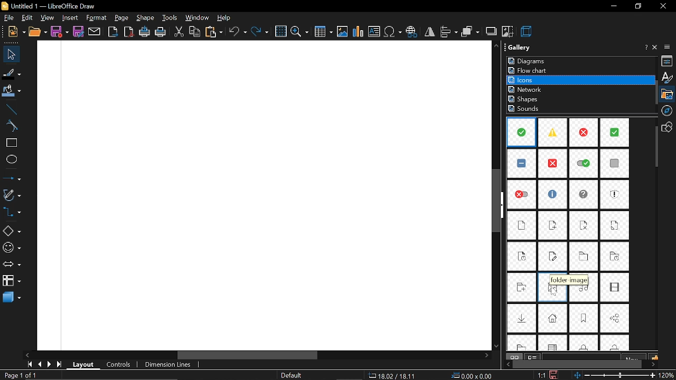 The image size is (676, 380). What do you see at coordinates (394, 376) in the screenshot?
I see `18.02/18.11` at bounding box center [394, 376].